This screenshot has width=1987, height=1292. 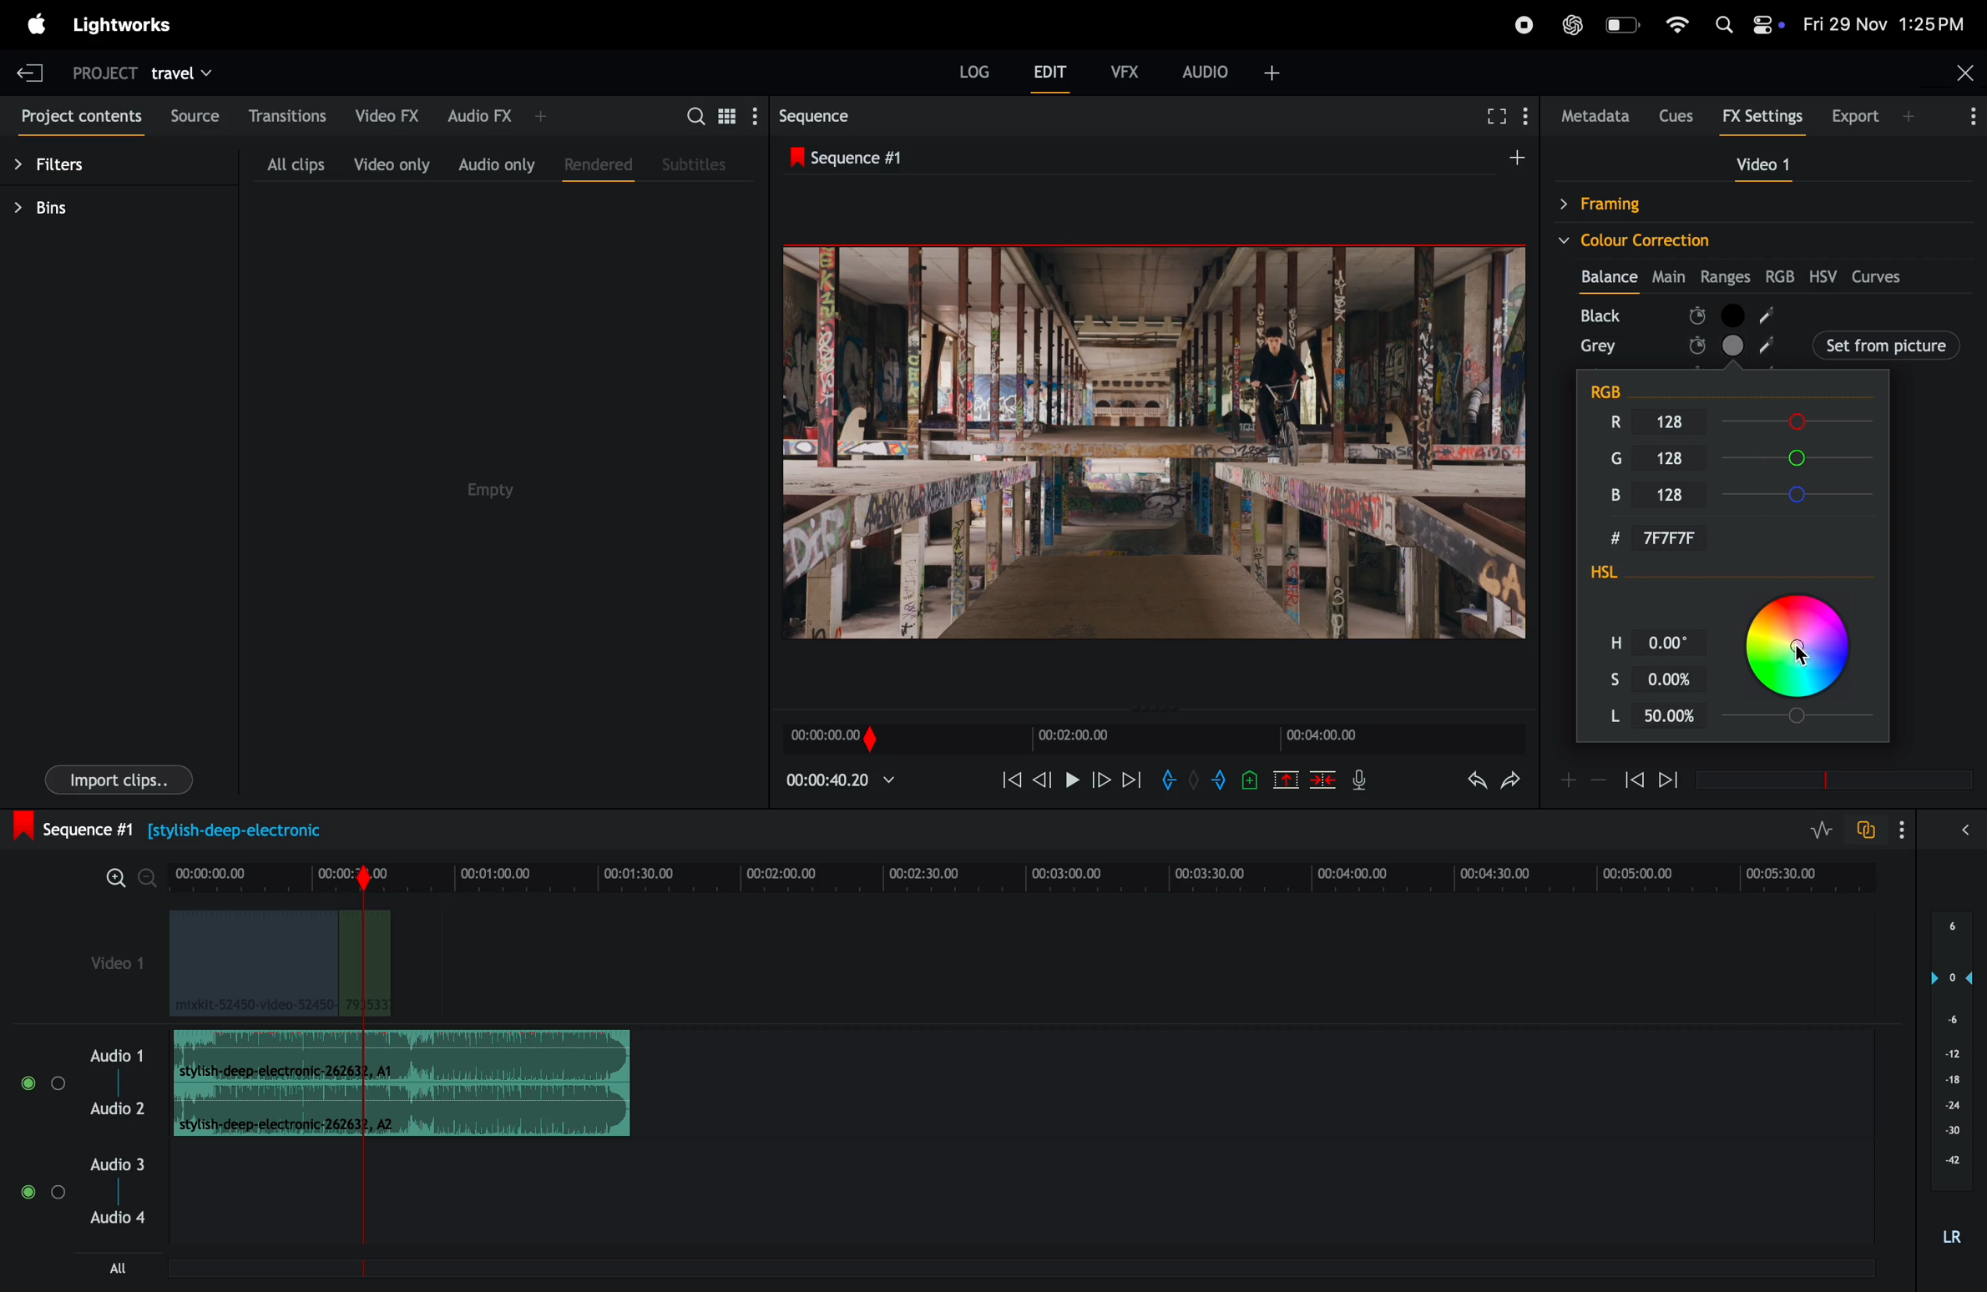 I want to click on R slider, so click(x=1801, y=422).